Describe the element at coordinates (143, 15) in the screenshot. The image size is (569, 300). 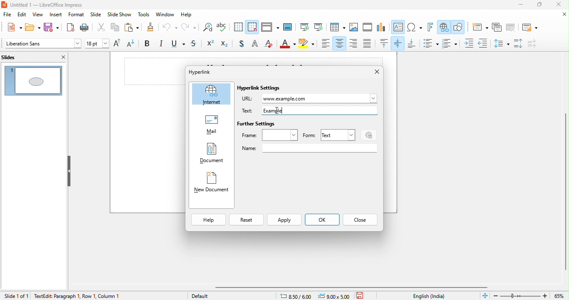
I see `tools` at that location.